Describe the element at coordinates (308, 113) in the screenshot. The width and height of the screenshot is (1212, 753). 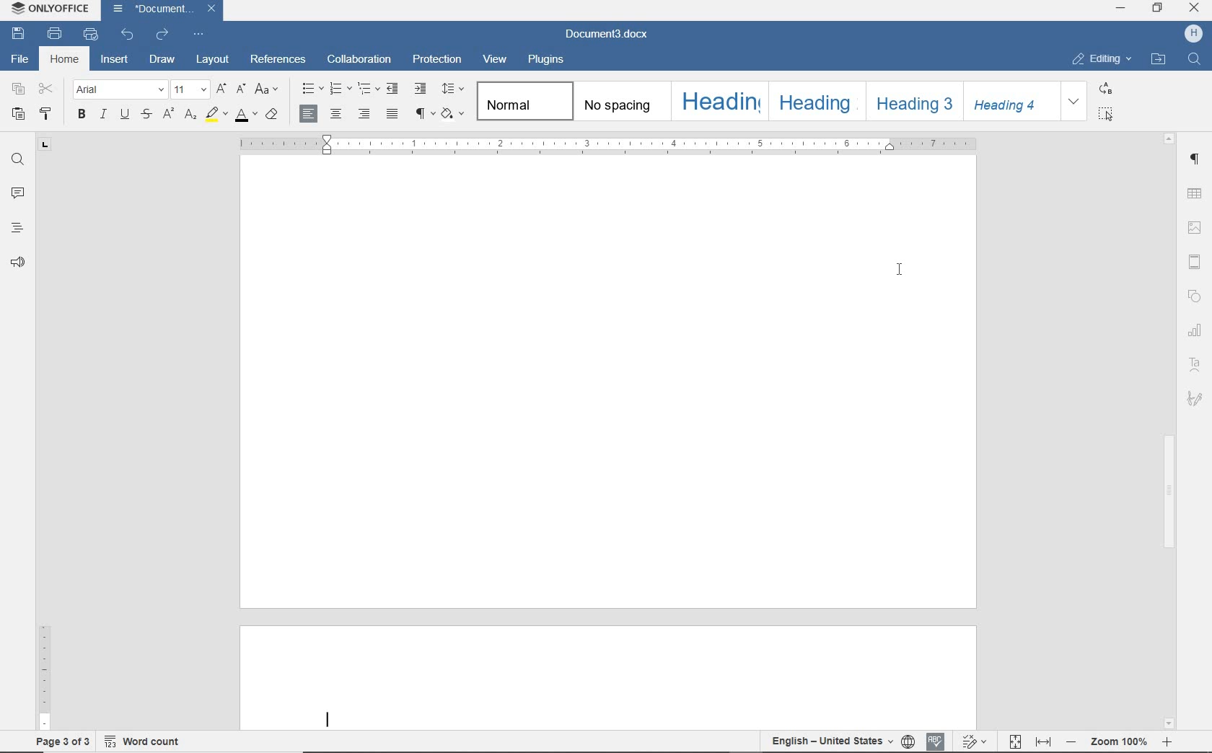
I see `ALIGN LEFT` at that location.